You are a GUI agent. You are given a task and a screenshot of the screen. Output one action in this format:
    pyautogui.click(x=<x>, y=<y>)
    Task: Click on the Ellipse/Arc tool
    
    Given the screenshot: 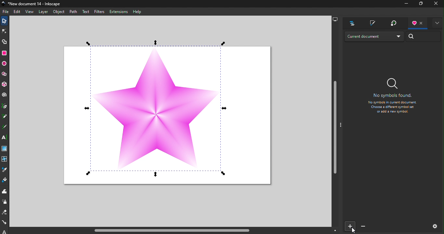 What is the action you would take?
    pyautogui.click(x=5, y=65)
    